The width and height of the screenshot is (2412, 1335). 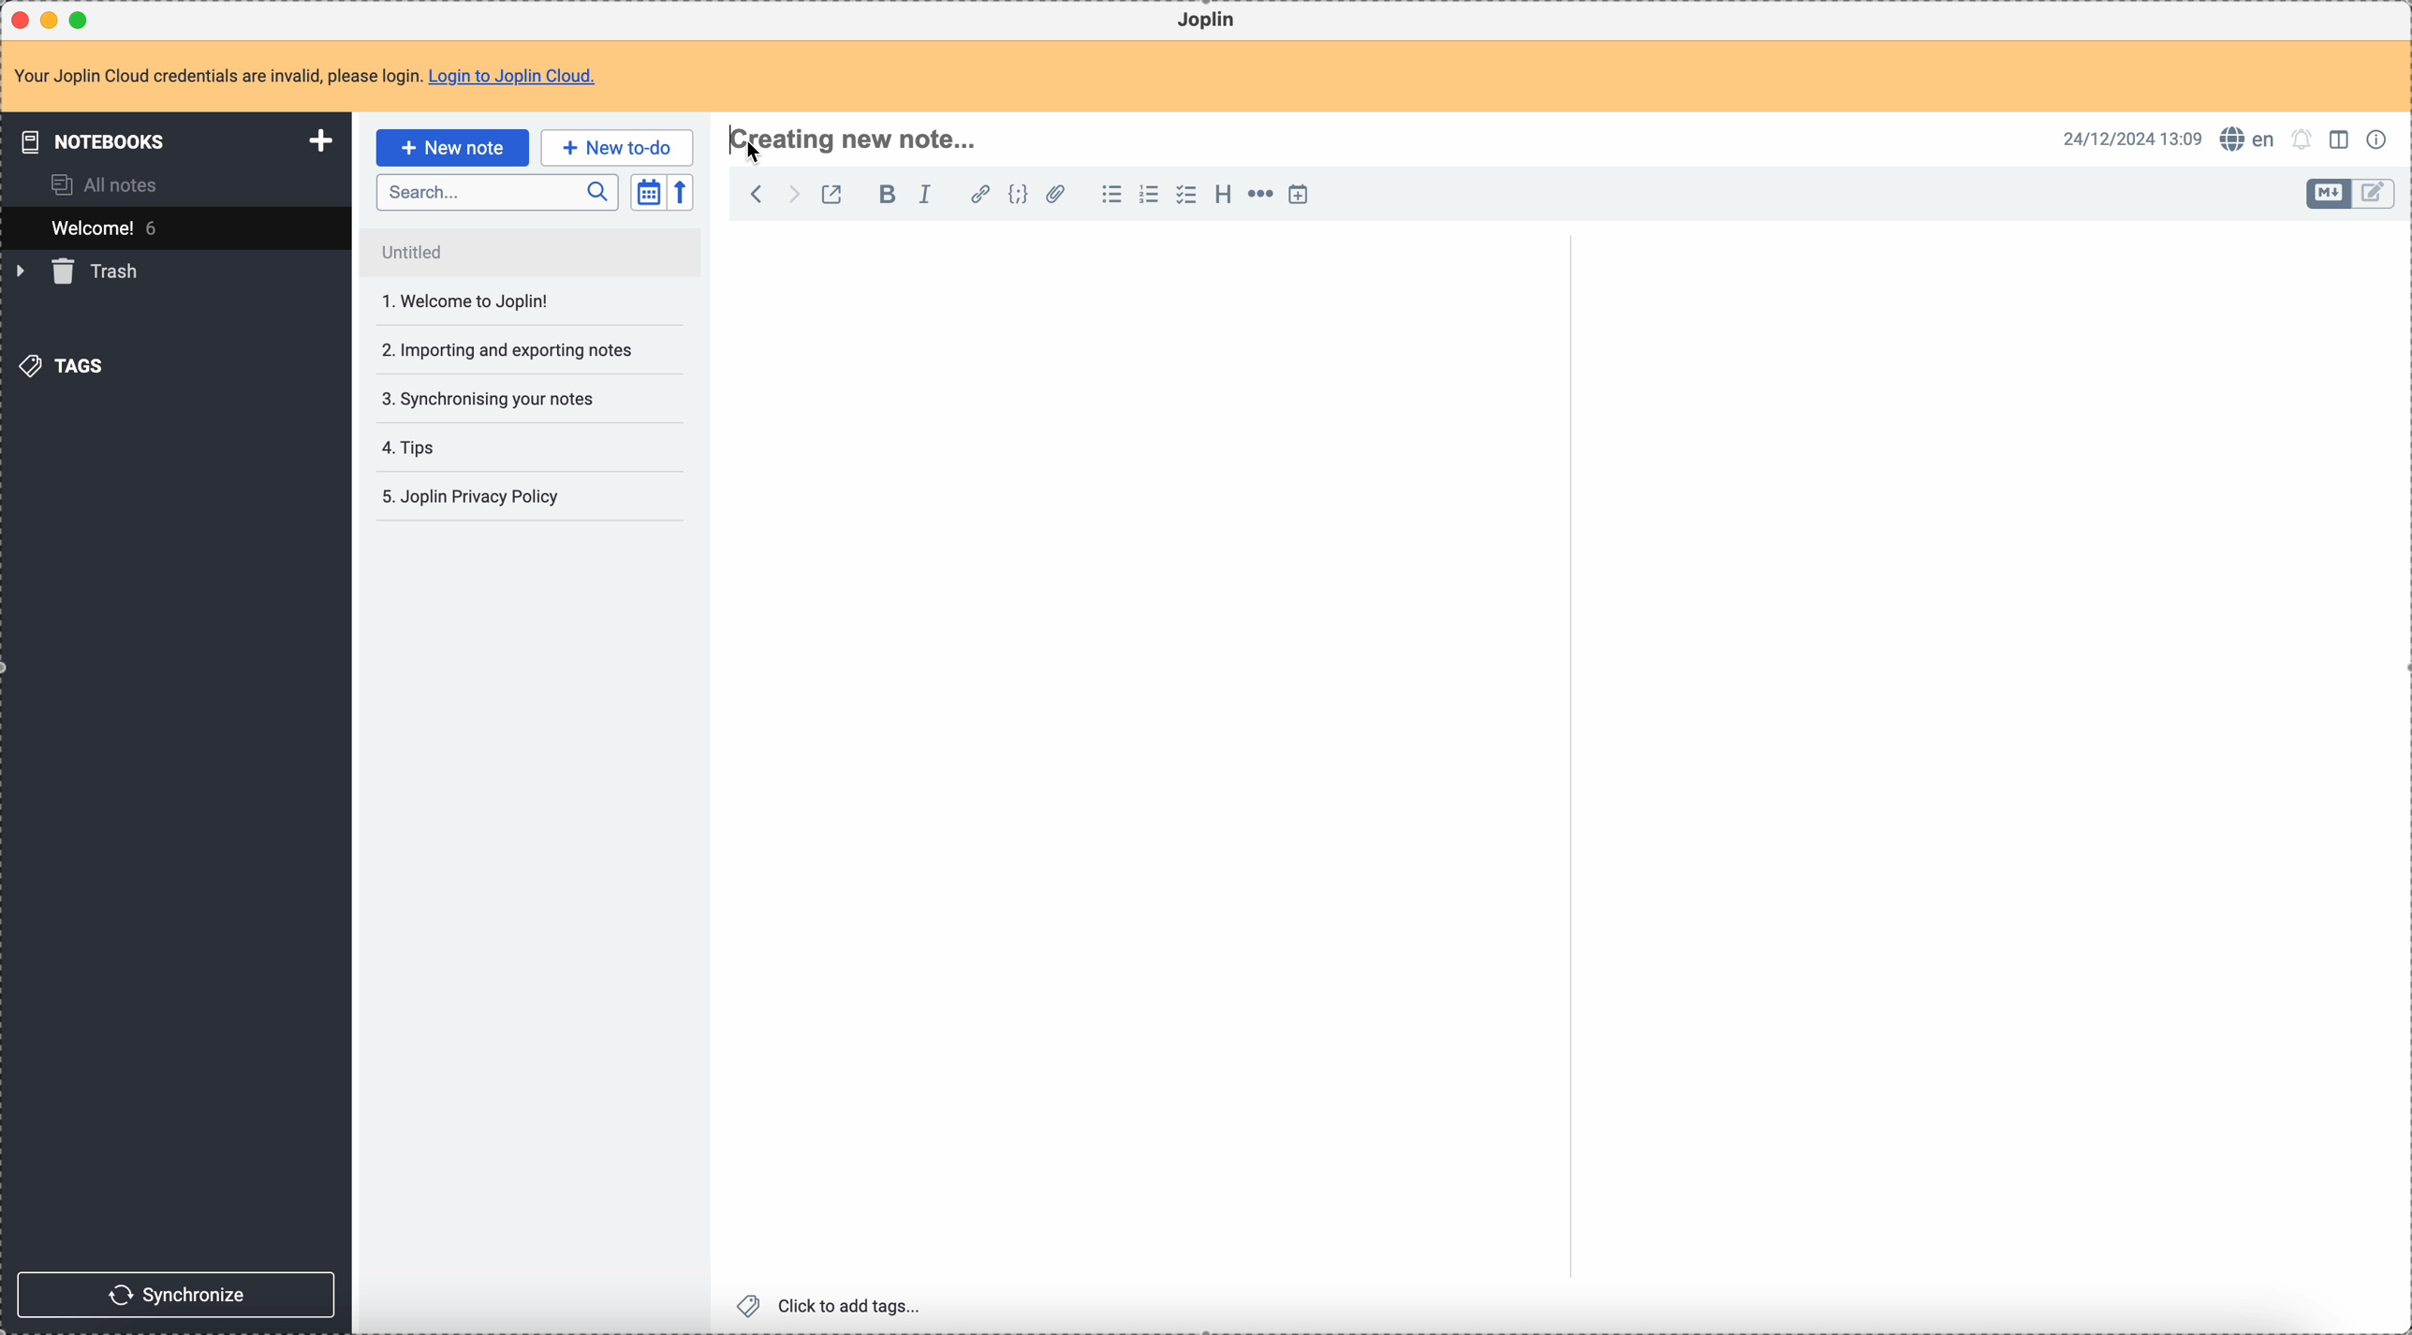 What do you see at coordinates (1018, 196) in the screenshot?
I see `code` at bounding box center [1018, 196].